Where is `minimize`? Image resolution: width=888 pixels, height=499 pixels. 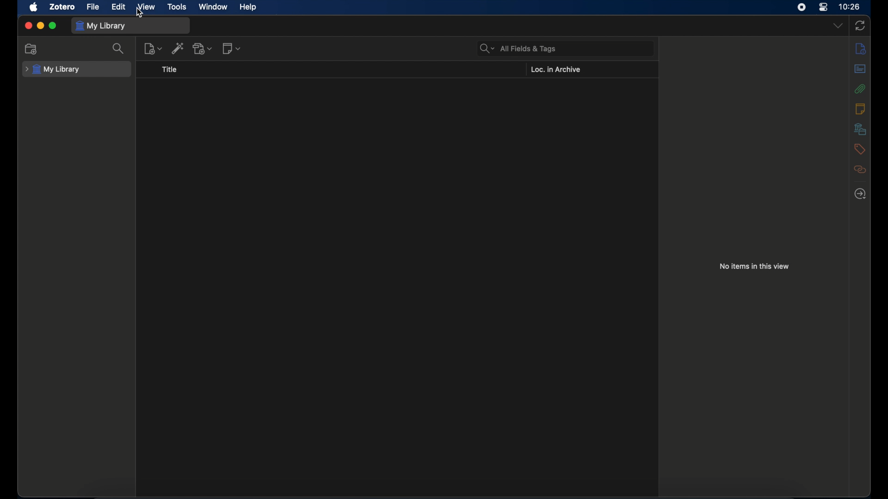 minimize is located at coordinates (40, 26).